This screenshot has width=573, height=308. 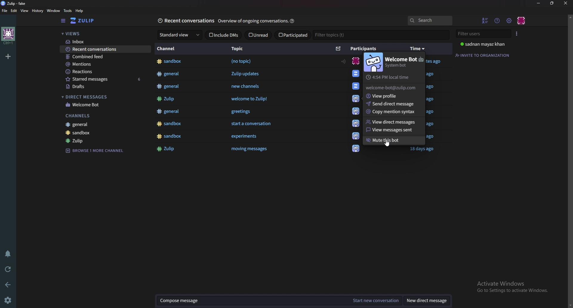 I want to click on View direct message, so click(x=390, y=122).